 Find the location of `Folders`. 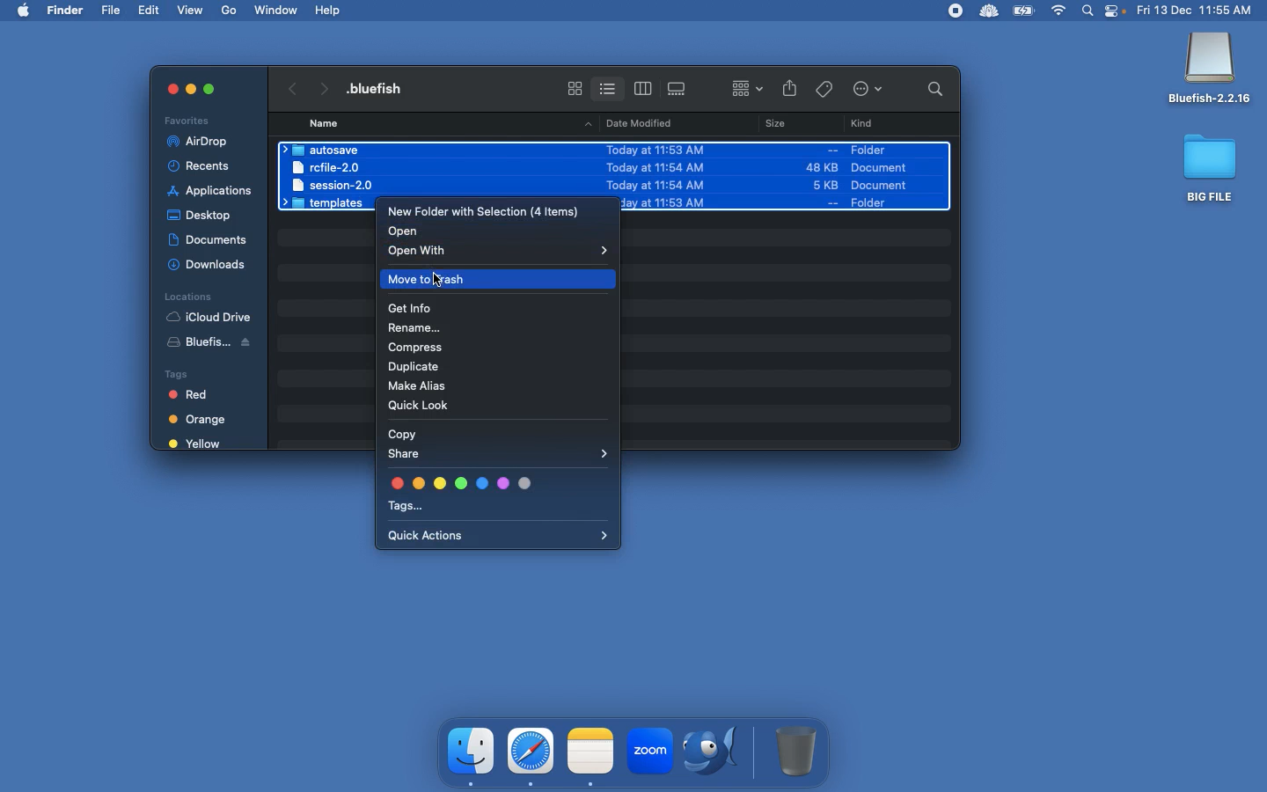

Folders is located at coordinates (327, 204).